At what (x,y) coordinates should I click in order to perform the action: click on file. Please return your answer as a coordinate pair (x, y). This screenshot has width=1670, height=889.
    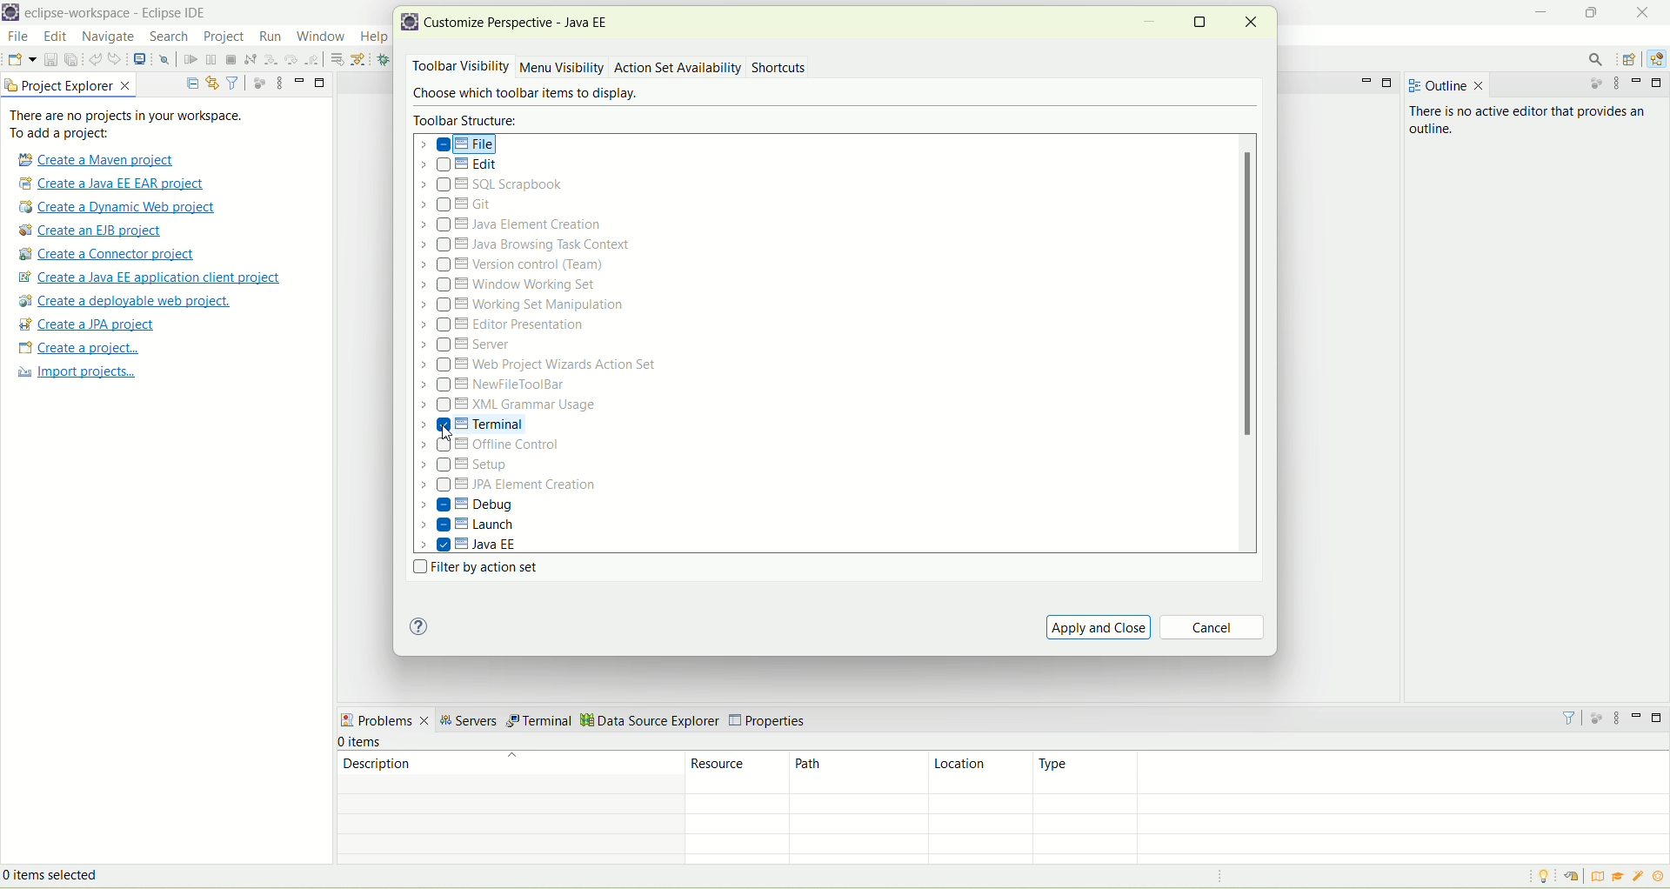
    Looking at the image, I should click on (18, 37).